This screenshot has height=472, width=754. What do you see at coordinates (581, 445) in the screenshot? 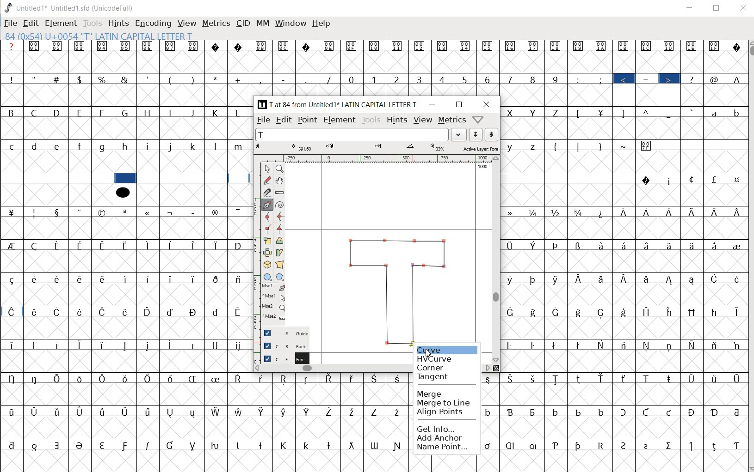
I see `Symbol` at bounding box center [581, 445].